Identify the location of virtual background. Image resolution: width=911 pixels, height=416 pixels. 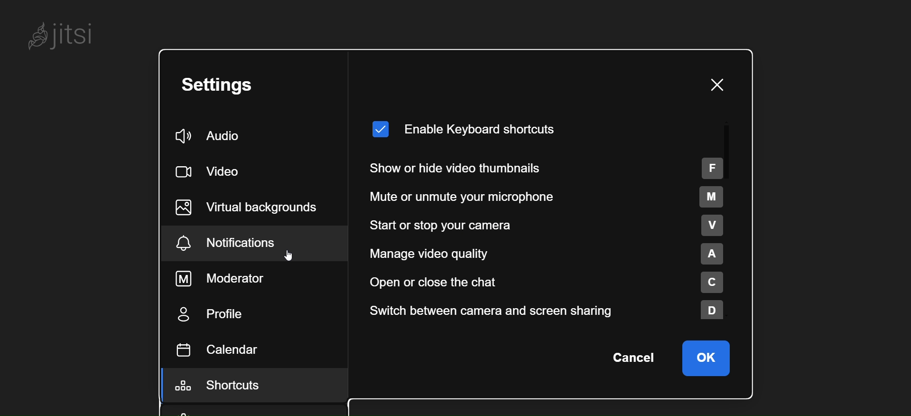
(248, 209).